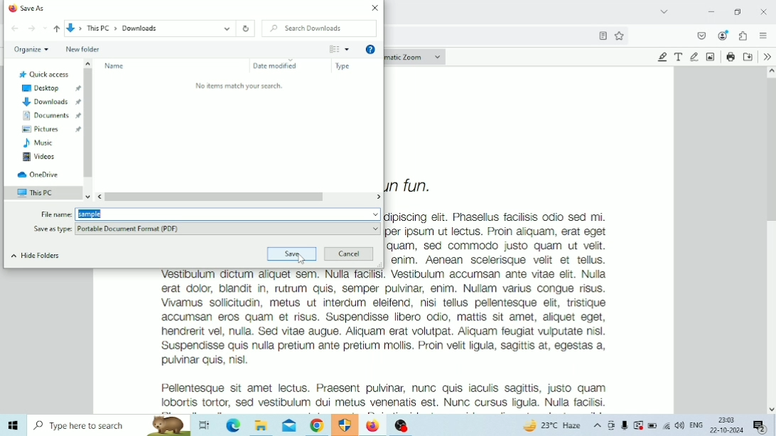 Image resolution: width=776 pixels, height=436 pixels. Describe the element at coordinates (167, 65) in the screenshot. I see `Name` at that location.